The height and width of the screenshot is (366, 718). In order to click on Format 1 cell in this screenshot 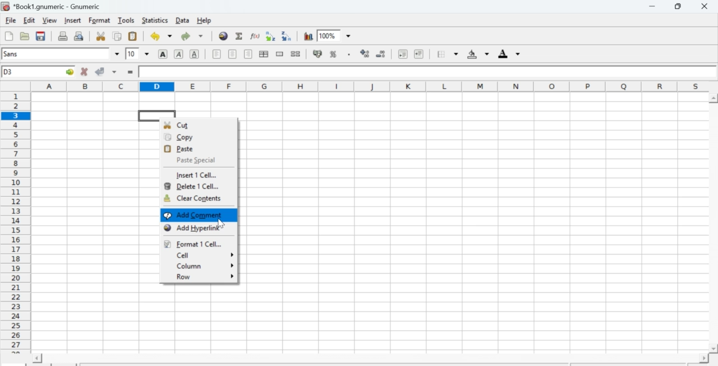, I will do `click(194, 244)`.